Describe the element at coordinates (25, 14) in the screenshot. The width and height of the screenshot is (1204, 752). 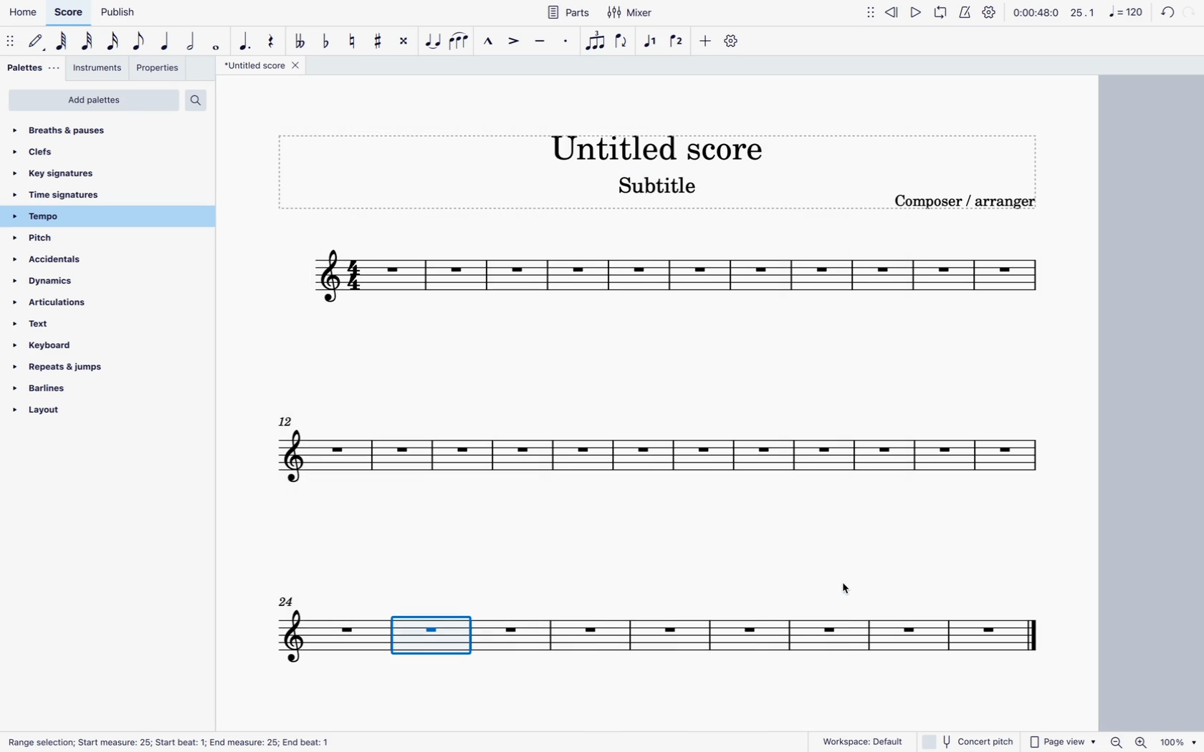
I see `home` at that location.